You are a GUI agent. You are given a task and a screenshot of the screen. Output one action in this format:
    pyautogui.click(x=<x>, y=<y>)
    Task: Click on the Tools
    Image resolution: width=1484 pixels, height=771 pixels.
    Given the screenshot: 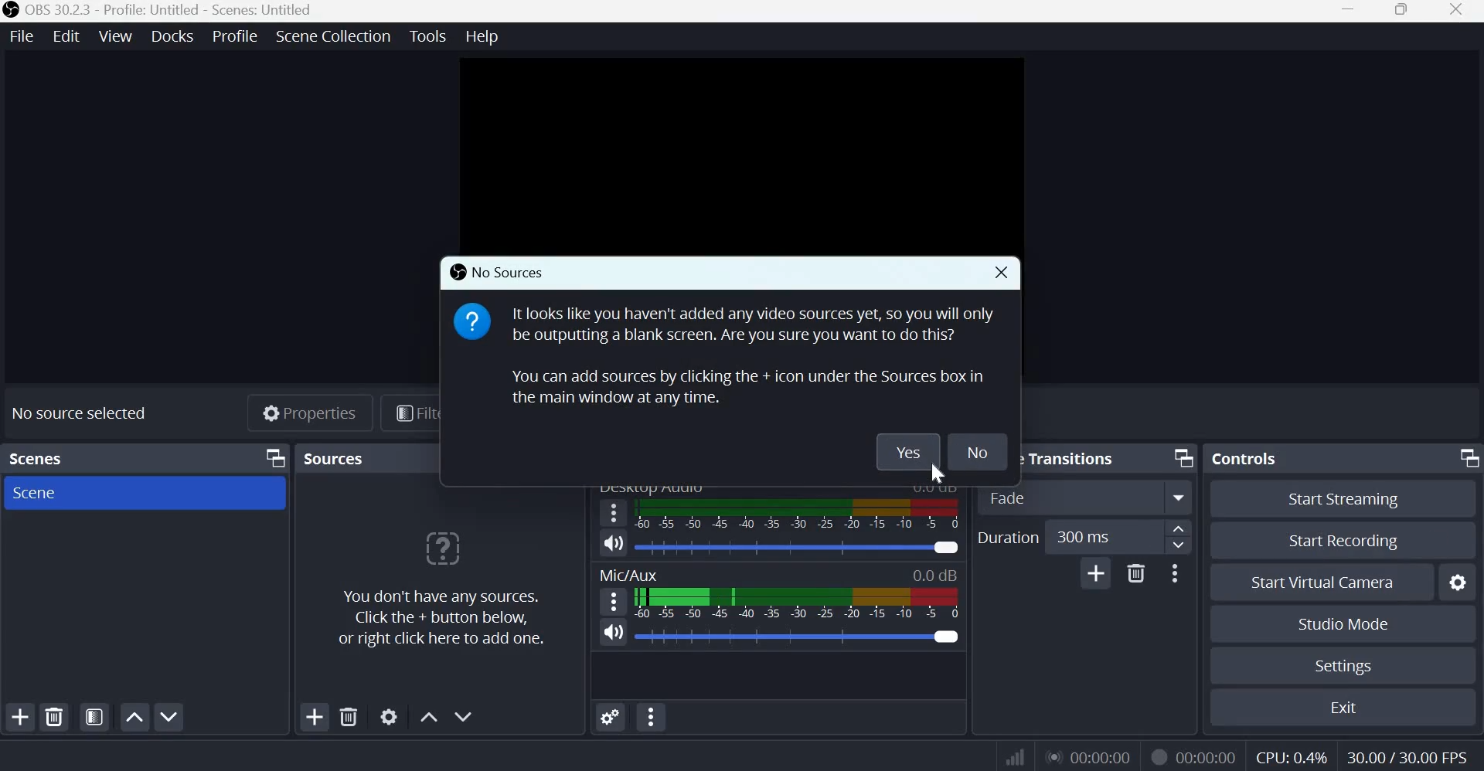 What is the action you would take?
    pyautogui.click(x=427, y=36)
    